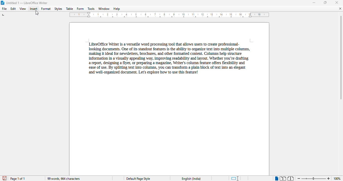 The width and height of the screenshot is (343, 181). Describe the element at coordinates (328, 178) in the screenshot. I see `zoom in` at that location.